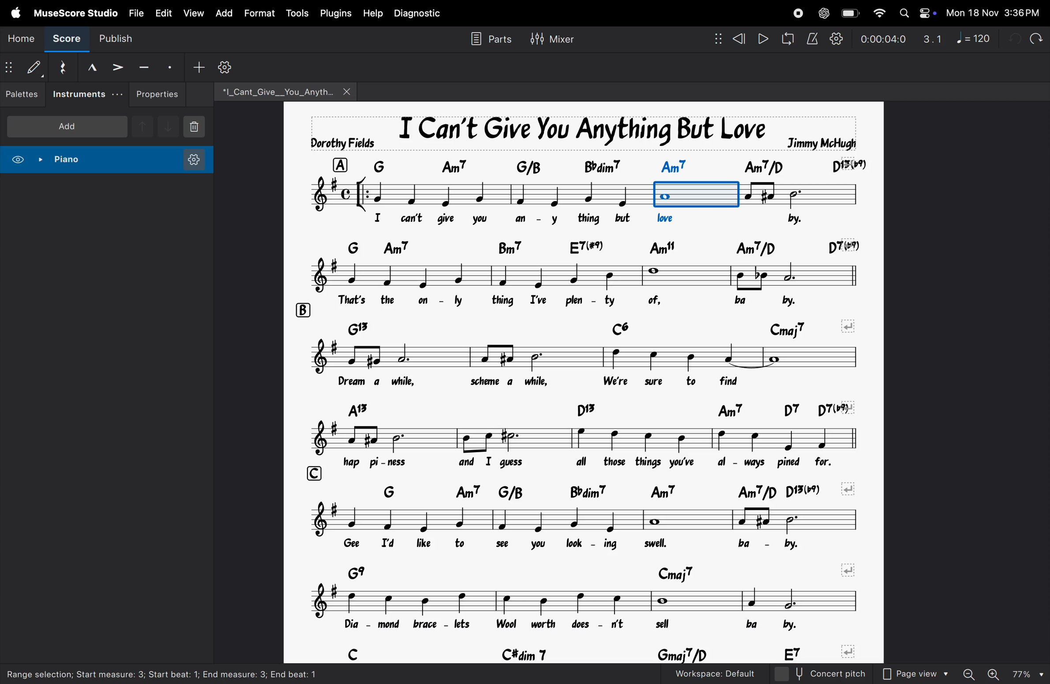 The height and width of the screenshot is (684, 1050). I want to click on 3.1, so click(930, 37).